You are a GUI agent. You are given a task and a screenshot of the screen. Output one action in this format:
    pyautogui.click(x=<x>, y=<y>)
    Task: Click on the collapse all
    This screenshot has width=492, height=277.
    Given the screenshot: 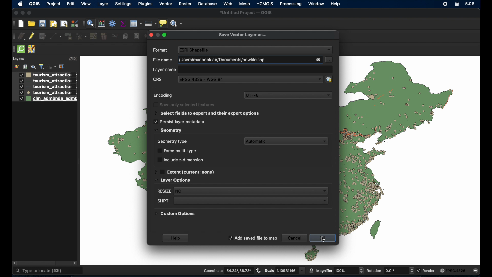 What is the action you would take?
    pyautogui.click(x=61, y=66)
    